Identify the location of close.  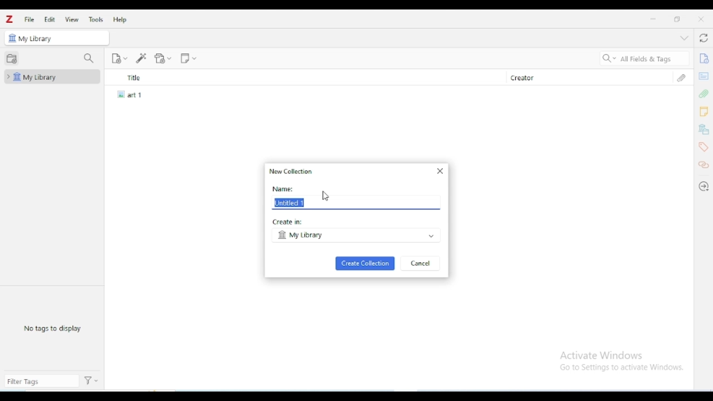
(440, 170).